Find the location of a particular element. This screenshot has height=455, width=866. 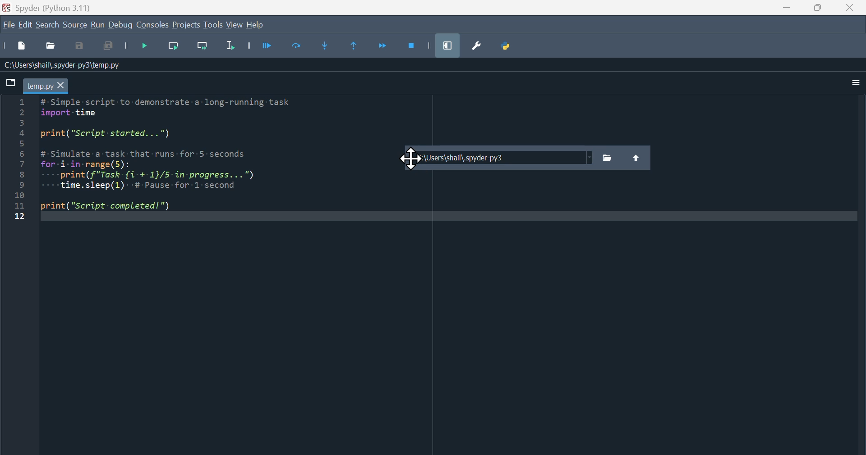

Python code is located at coordinates (162, 161).